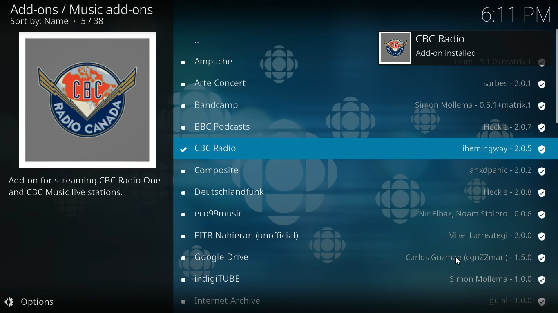 The height and width of the screenshot is (313, 558). I want to click on radio name, so click(210, 62).